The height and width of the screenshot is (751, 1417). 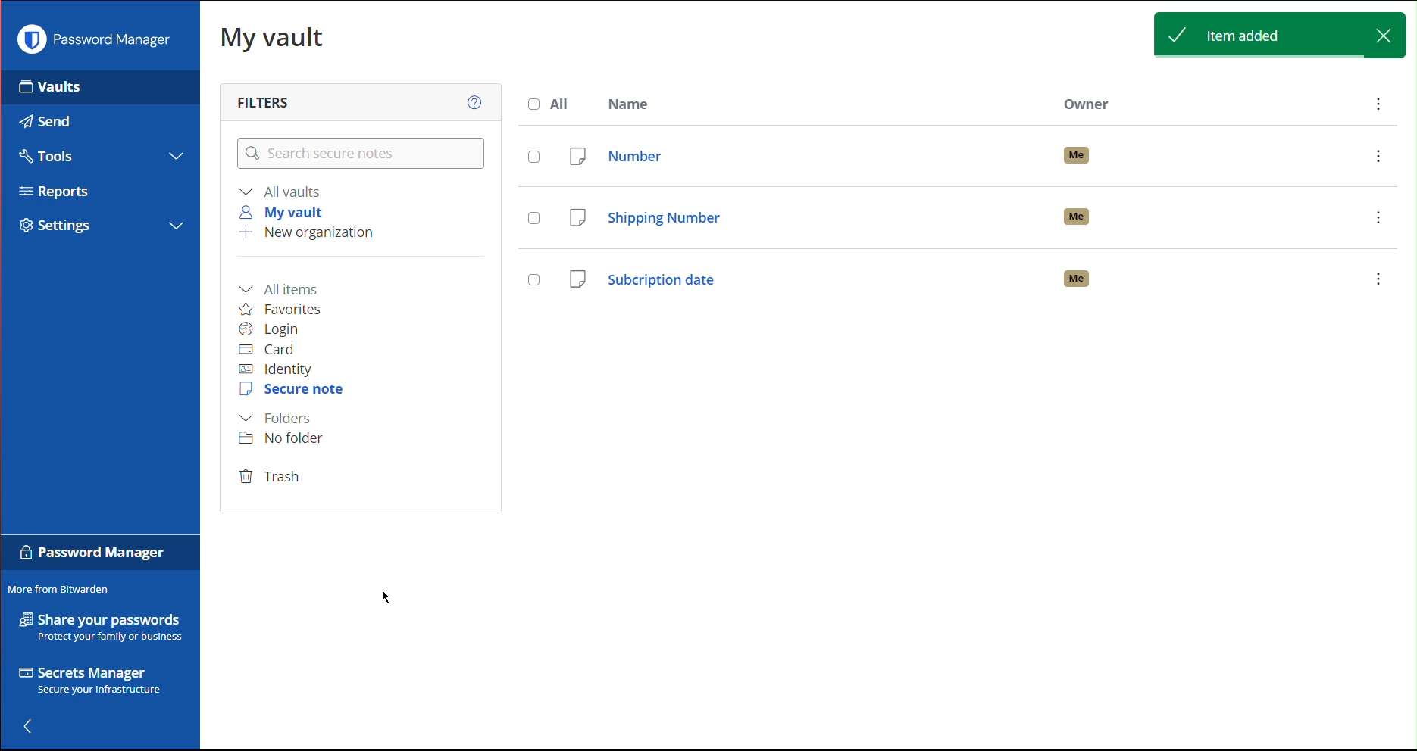 What do you see at coordinates (637, 104) in the screenshot?
I see `Name` at bounding box center [637, 104].